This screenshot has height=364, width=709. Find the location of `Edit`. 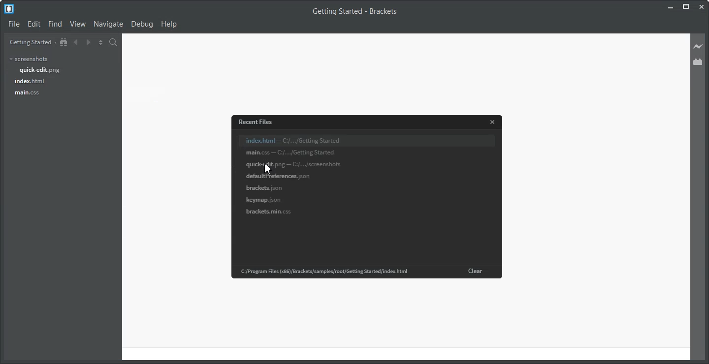

Edit is located at coordinates (34, 24).